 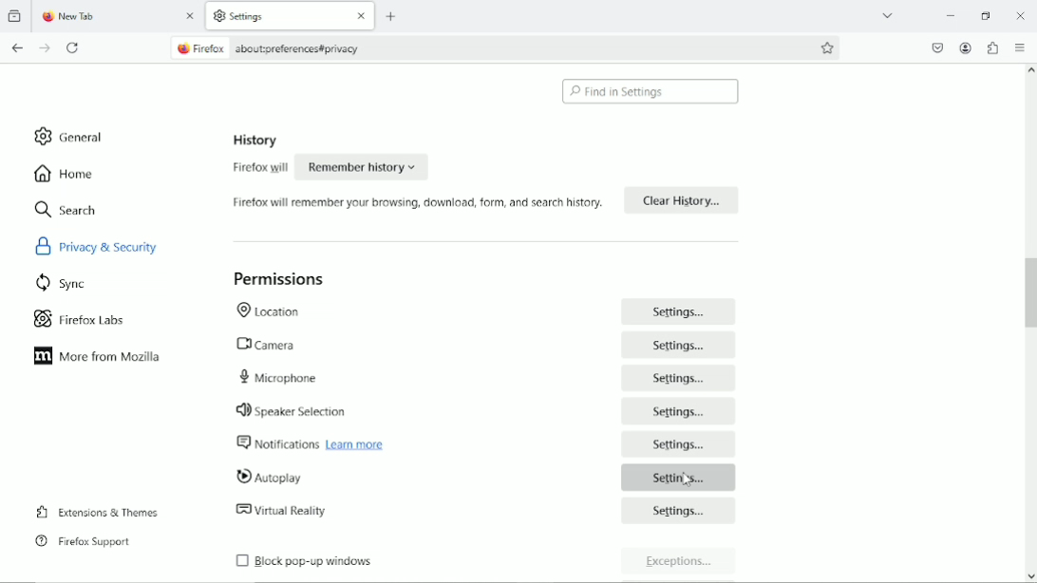 What do you see at coordinates (213, 49) in the screenshot?
I see `firefox` at bounding box center [213, 49].